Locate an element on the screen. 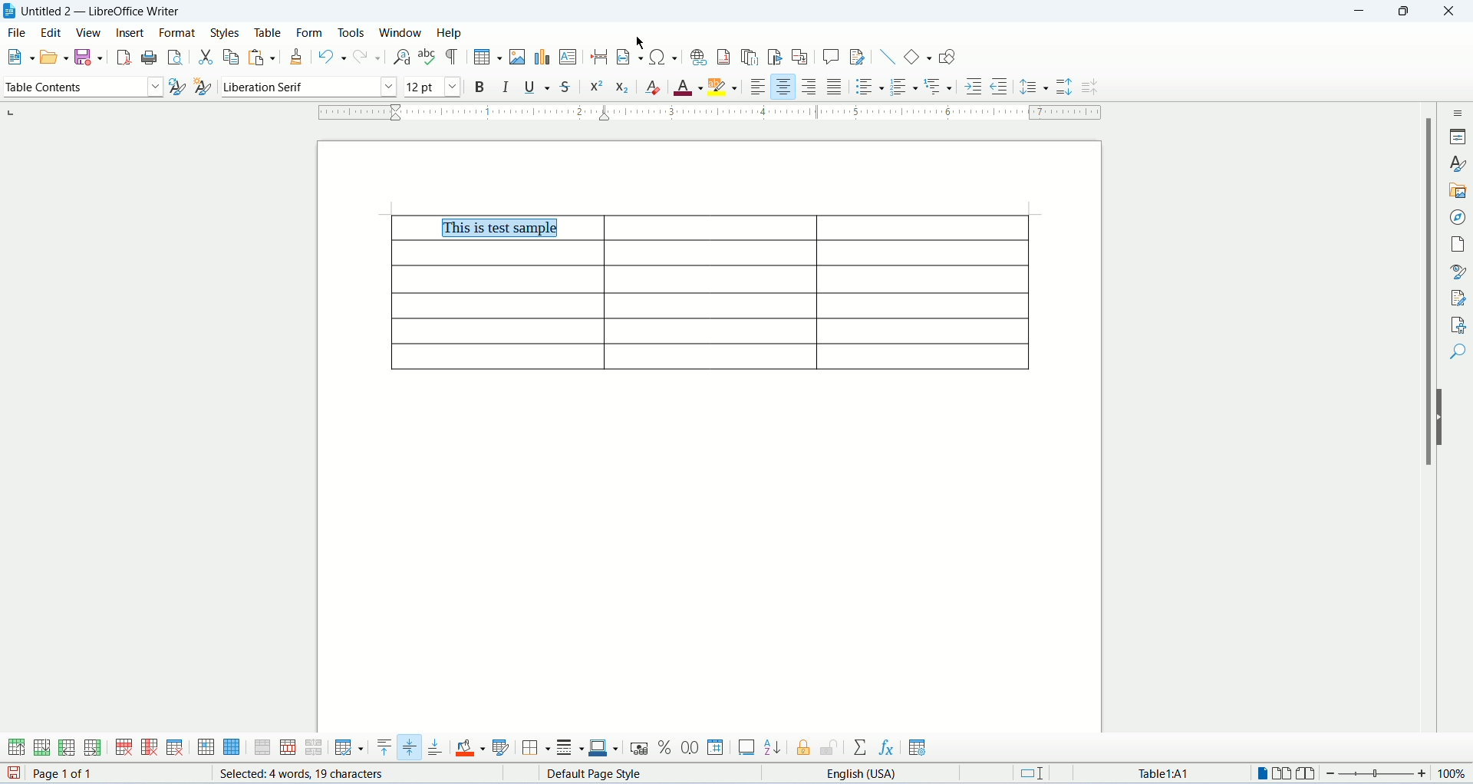  styles is located at coordinates (228, 31).